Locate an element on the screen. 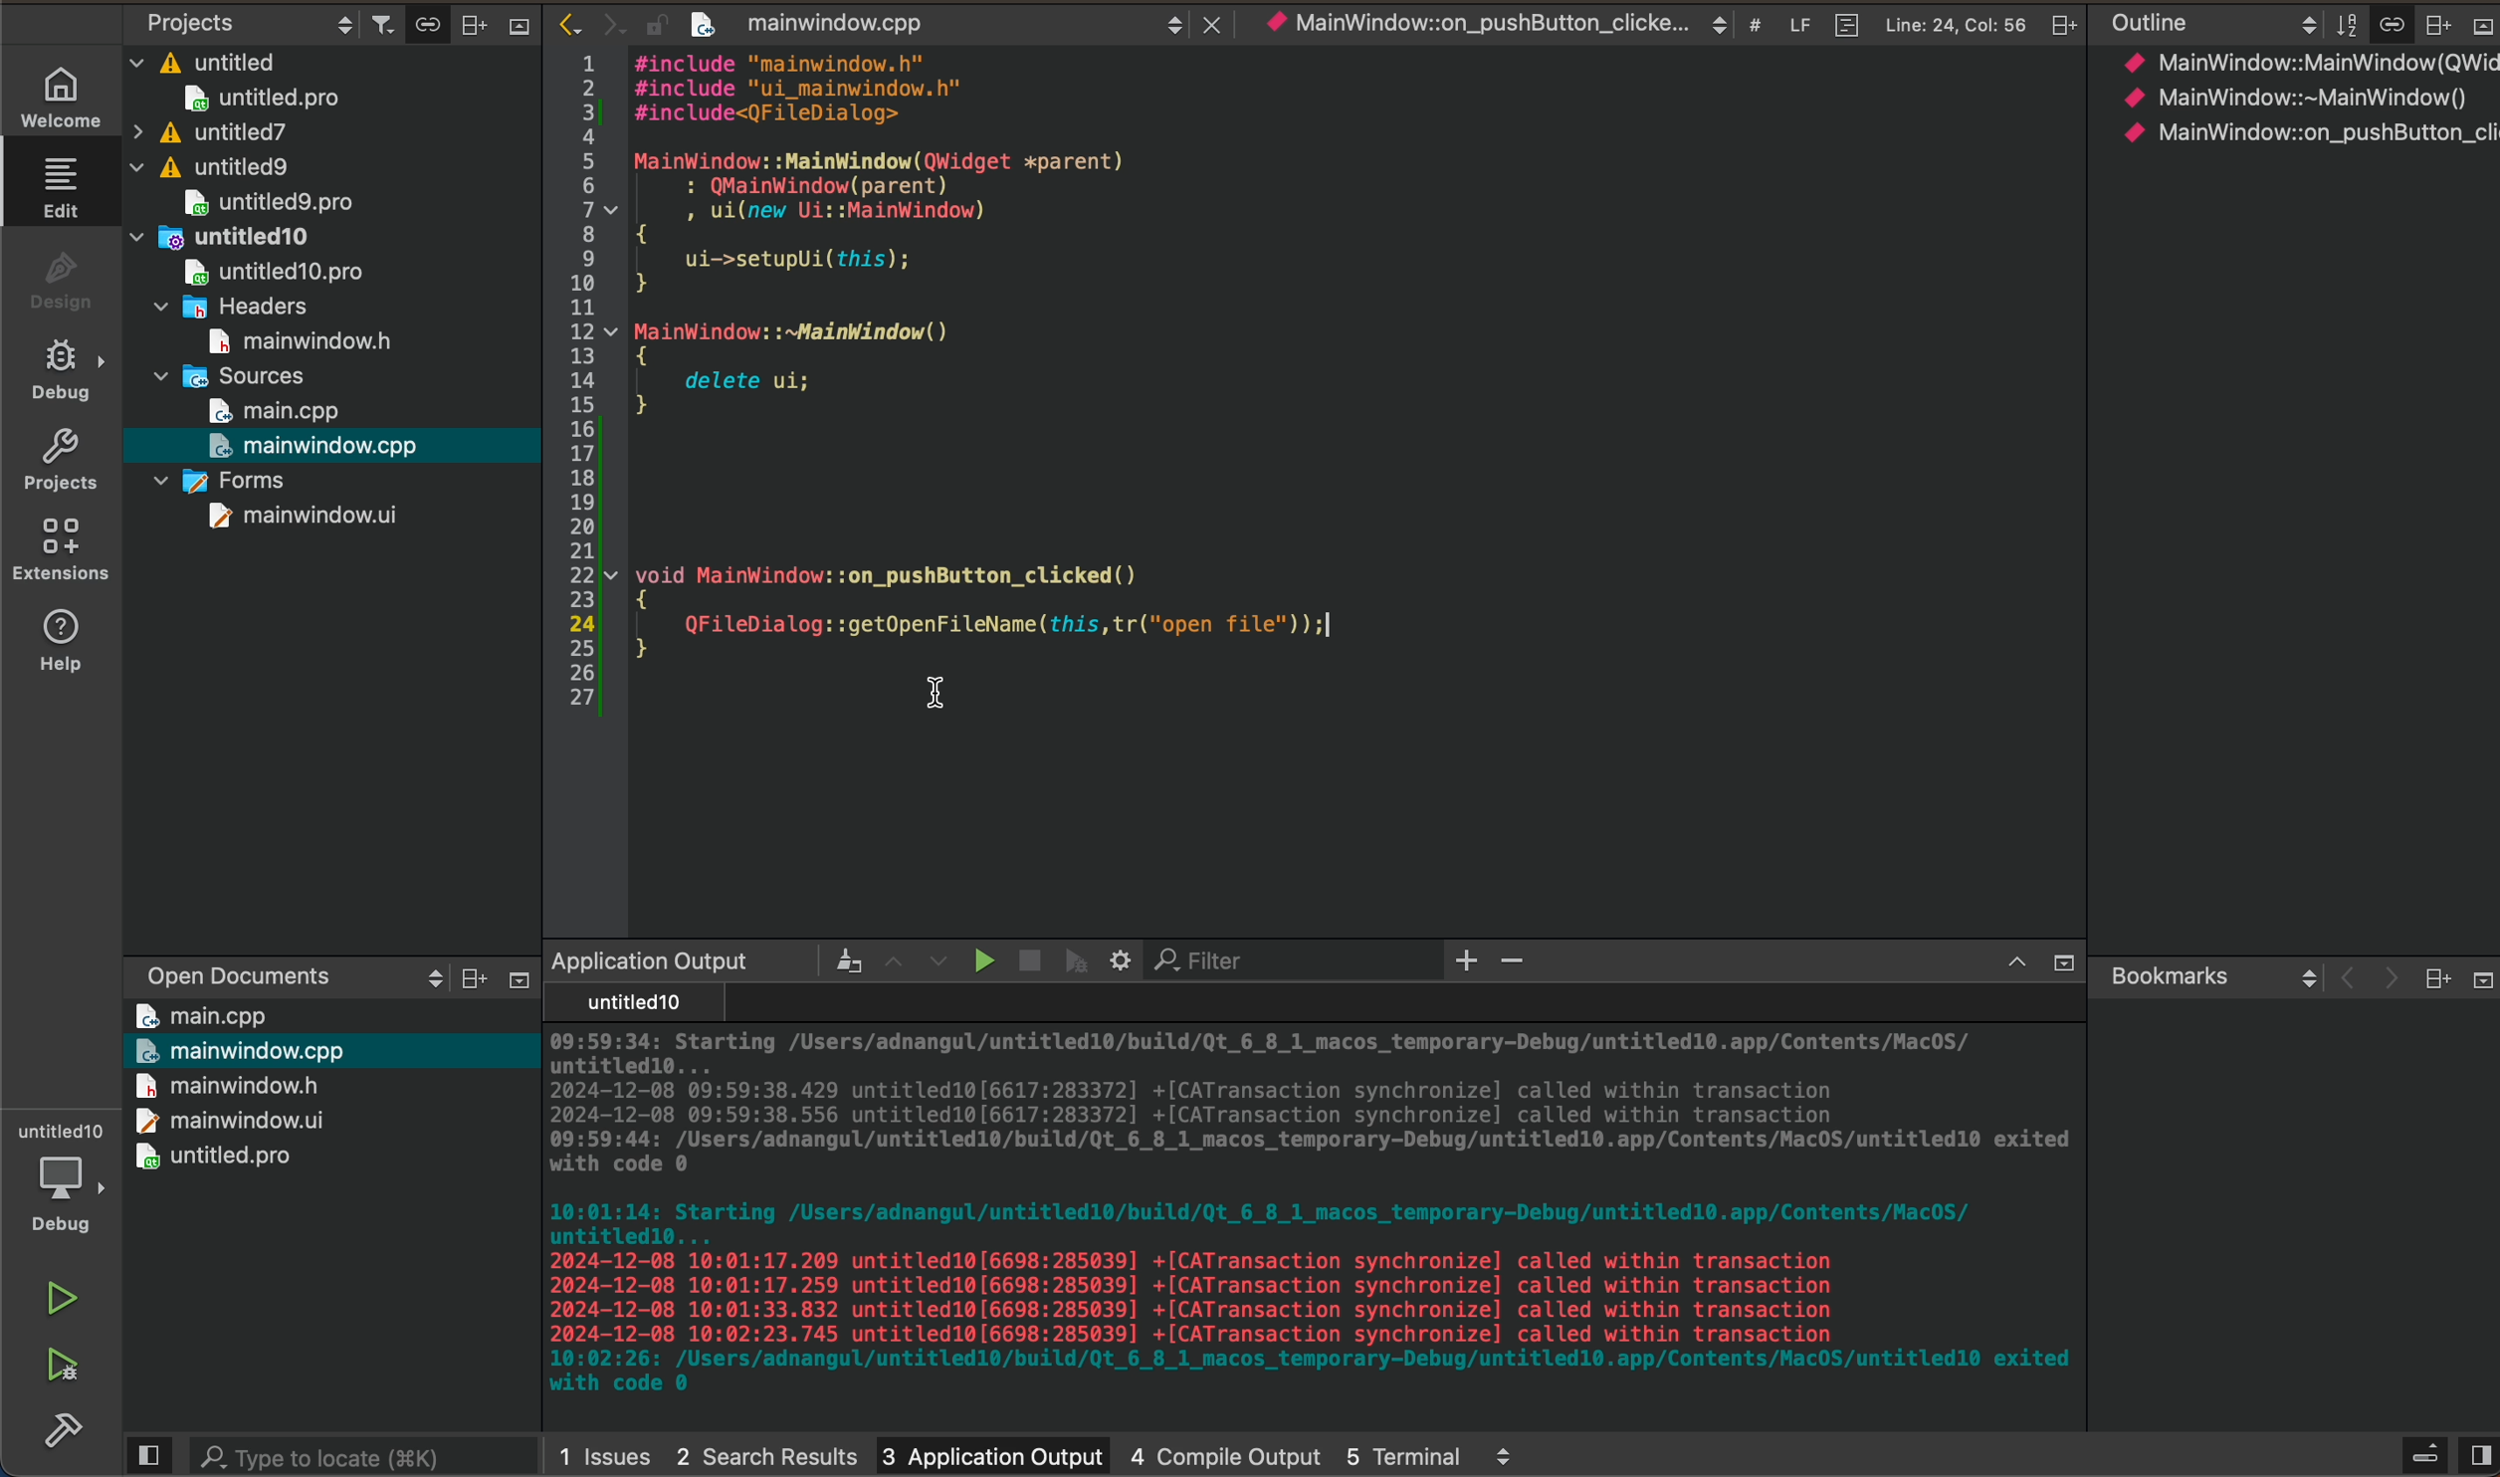 The image size is (2500, 1477). split is located at coordinates (2478, 1446).